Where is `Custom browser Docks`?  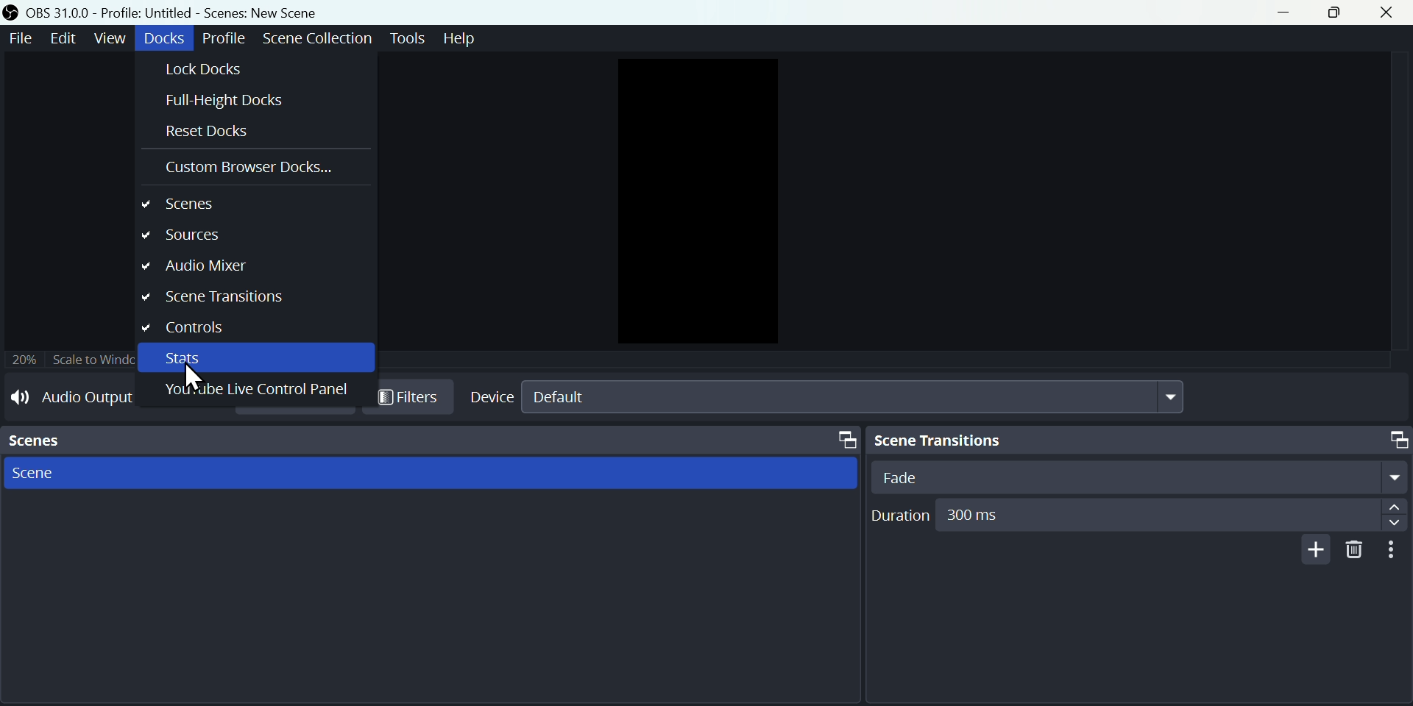
Custom browser Docks is located at coordinates (244, 166).